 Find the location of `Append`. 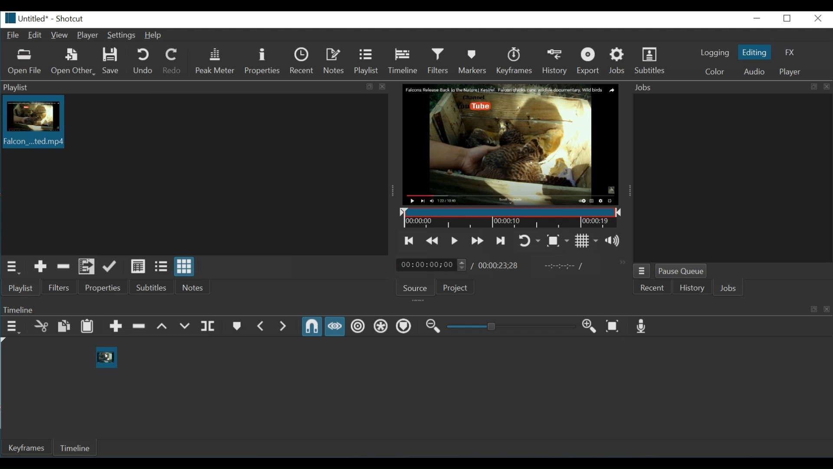

Append is located at coordinates (116, 327).